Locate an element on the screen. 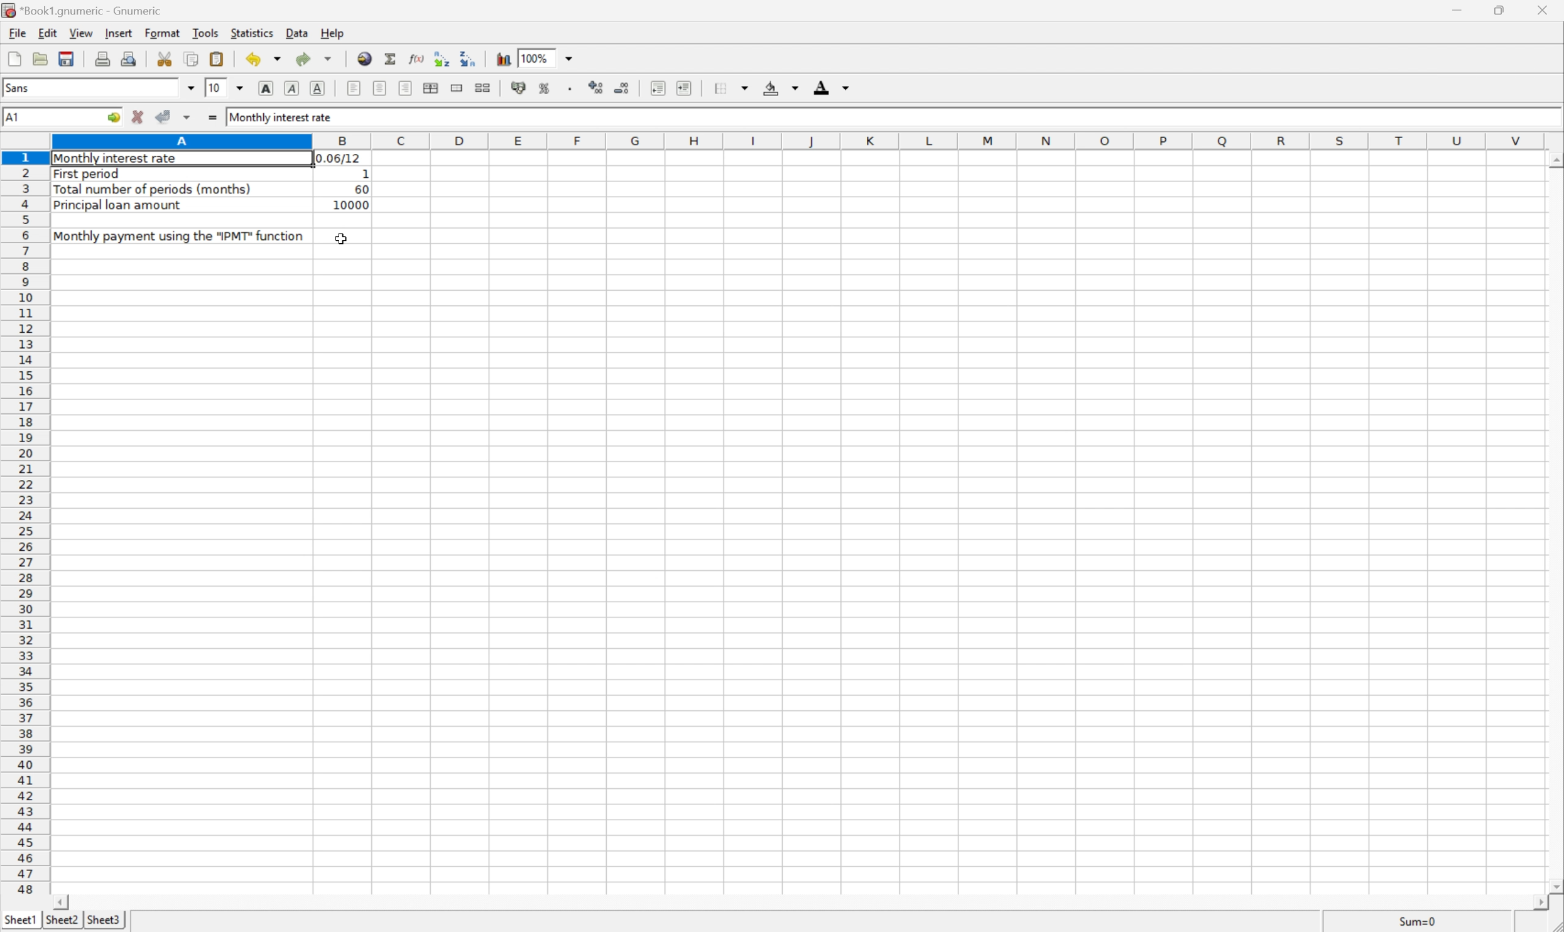 The height and width of the screenshot is (932, 1564). Insert a chart is located at coordinates (504, 58).